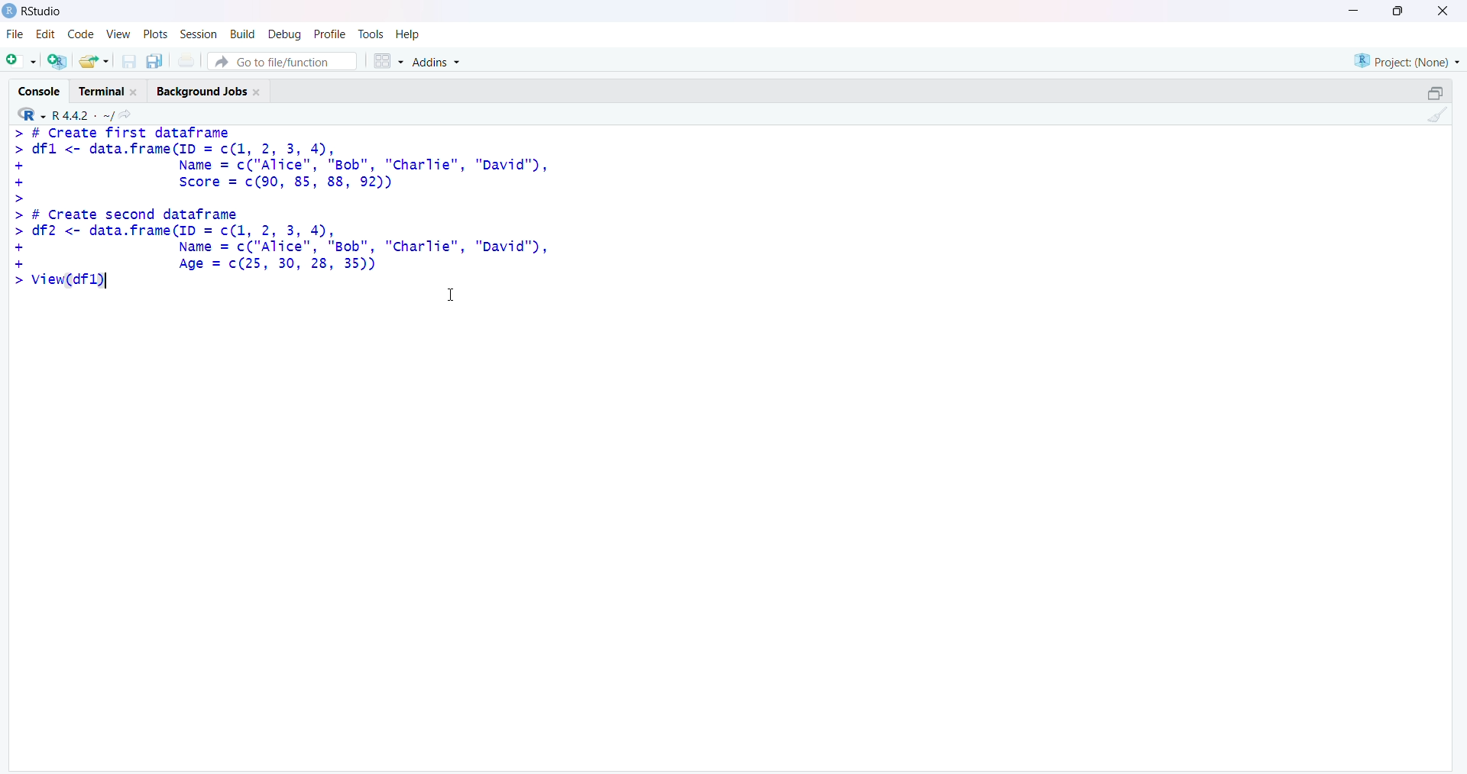 Image resolution: width=1467 pixels, height=774 pixels. Describe the element at coordinates (24, 60) in the screenshot. I see `add file as` at that location.